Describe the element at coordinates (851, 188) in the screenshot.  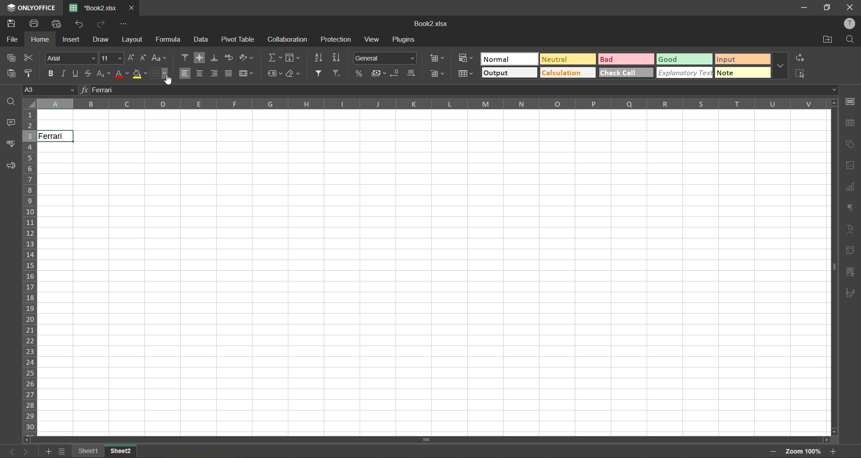
I see `charts` at that location.